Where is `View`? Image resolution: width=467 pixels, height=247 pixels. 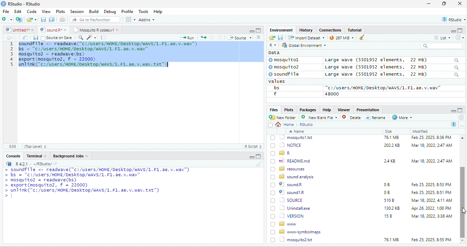
View is located at coordinates (46, 12).